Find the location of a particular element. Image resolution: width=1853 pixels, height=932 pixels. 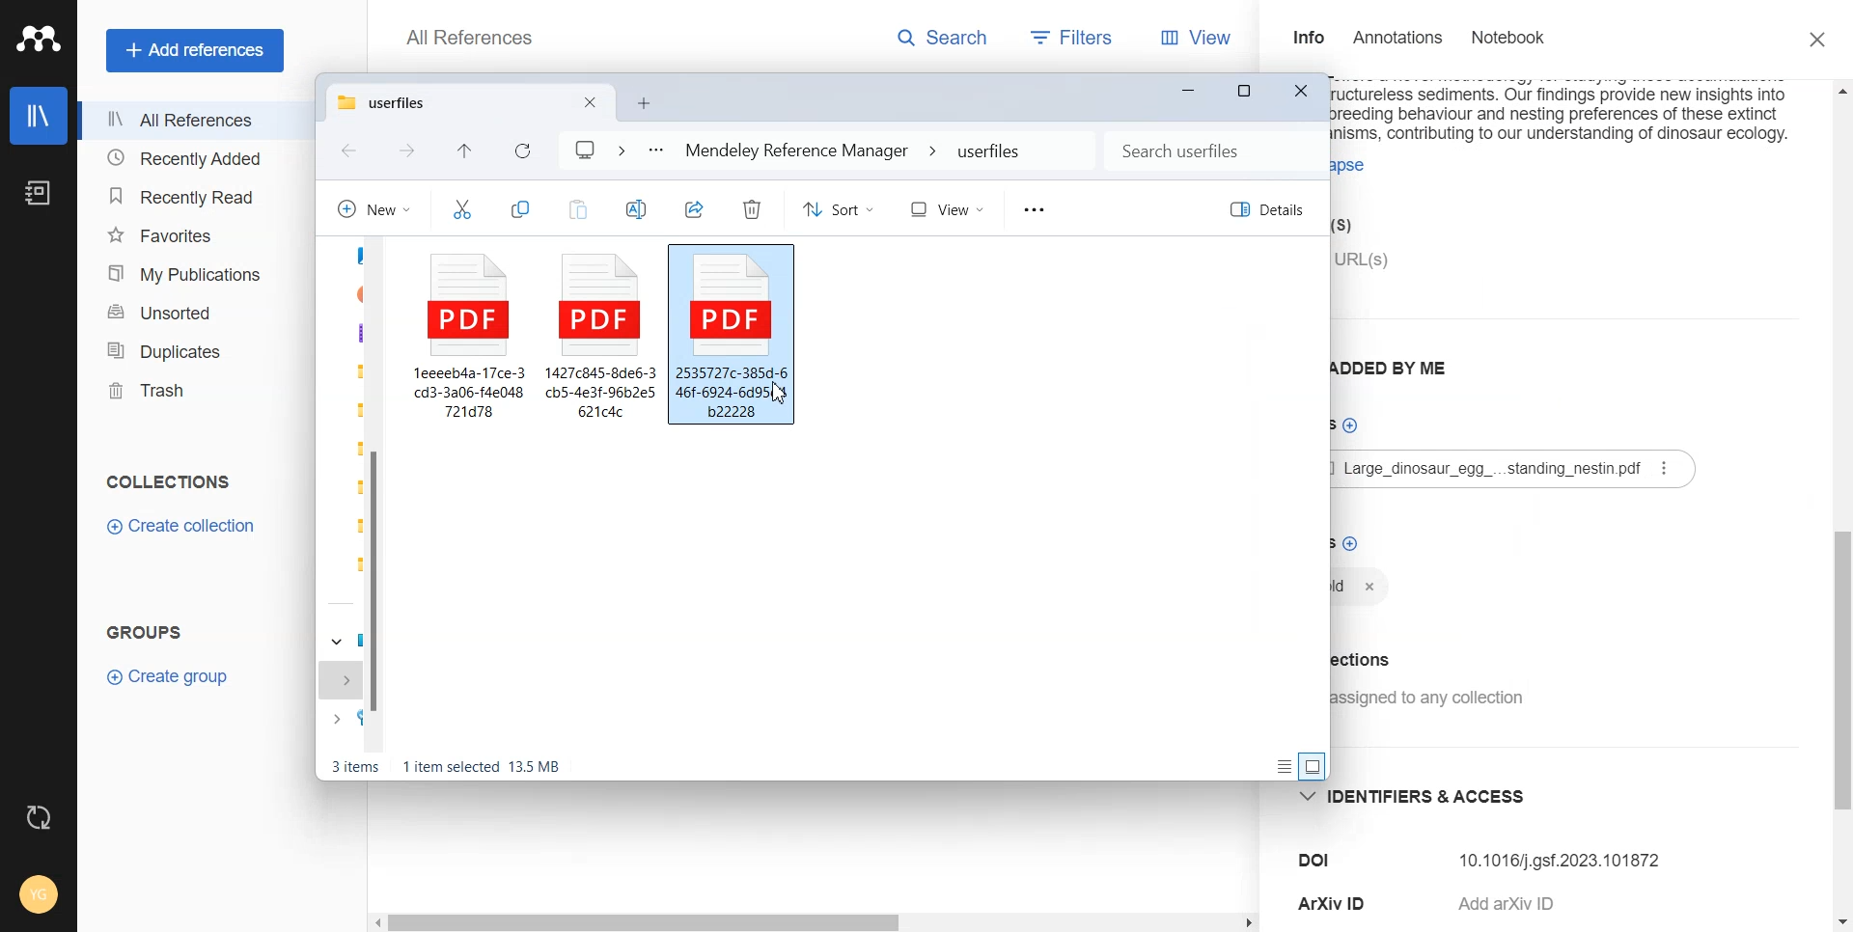

File is located at coordinates (600, 332).